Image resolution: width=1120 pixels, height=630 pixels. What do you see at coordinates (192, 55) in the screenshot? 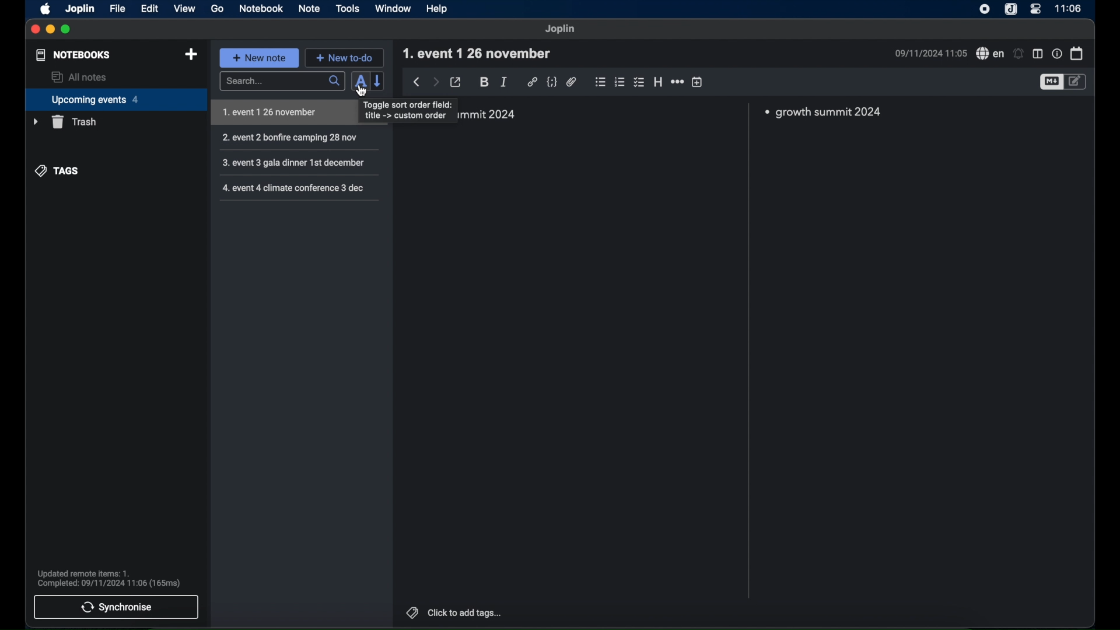
I see `new notebook` at bounding box center [192, 55].